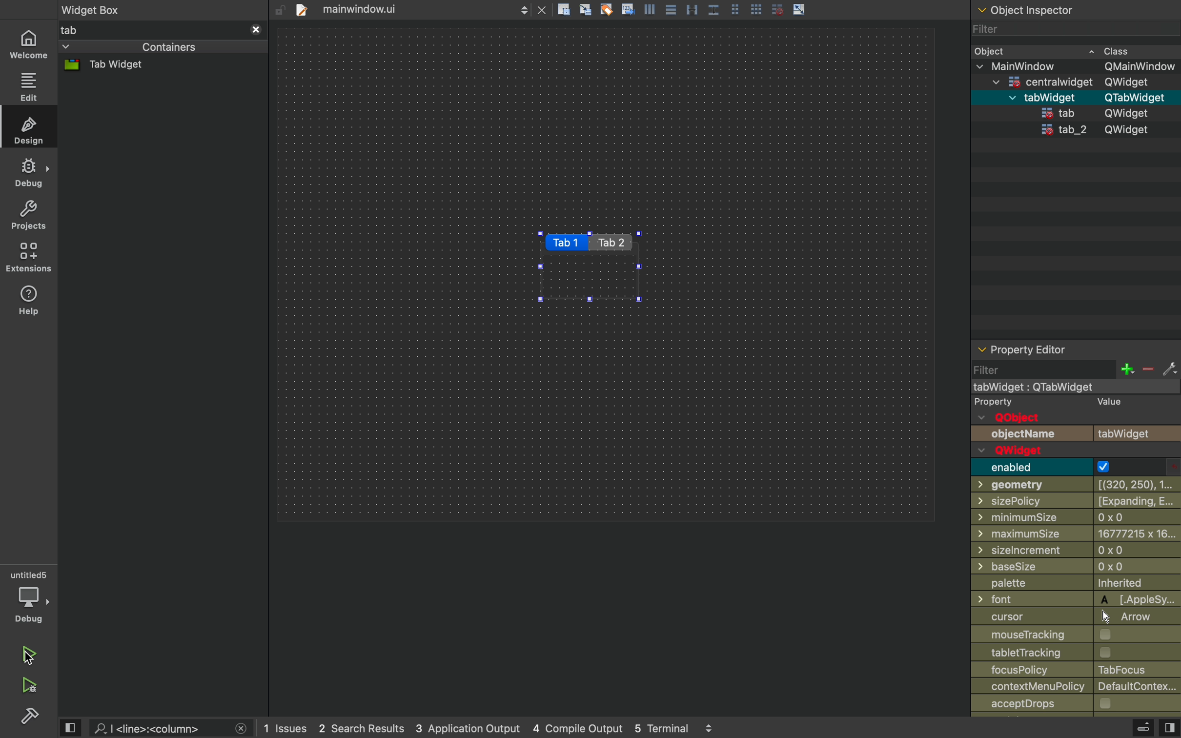 This screenshot has width=1181, height=738. Describe the element at coordinates (149, 29) in the screenshot. I see `tab` at that location.